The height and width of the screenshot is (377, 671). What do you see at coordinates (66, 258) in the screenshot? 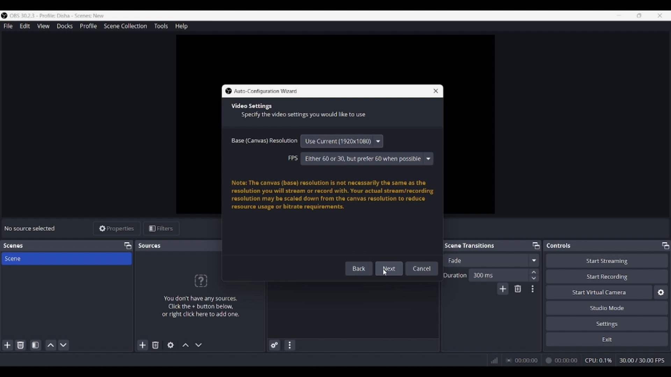
I see `Scene title` at bounding box center [66, 258].